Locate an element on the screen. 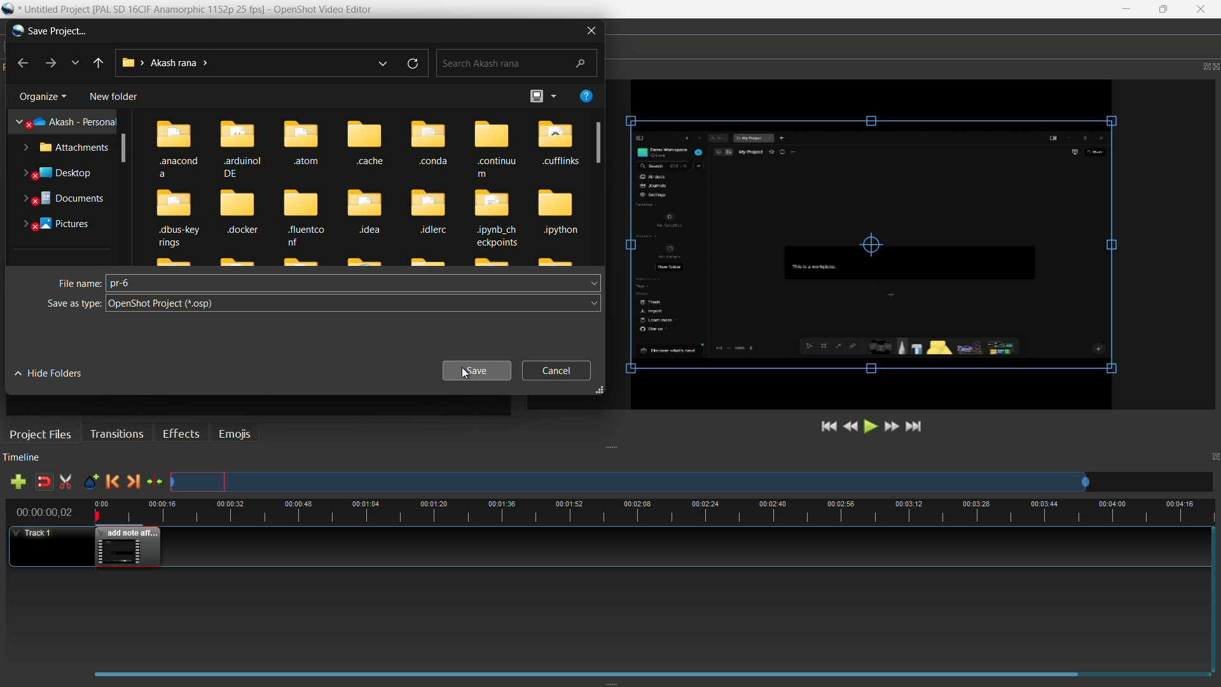 The width and height of the screenshot is (1221, 687). close app is located at coordinates (1203, 10).